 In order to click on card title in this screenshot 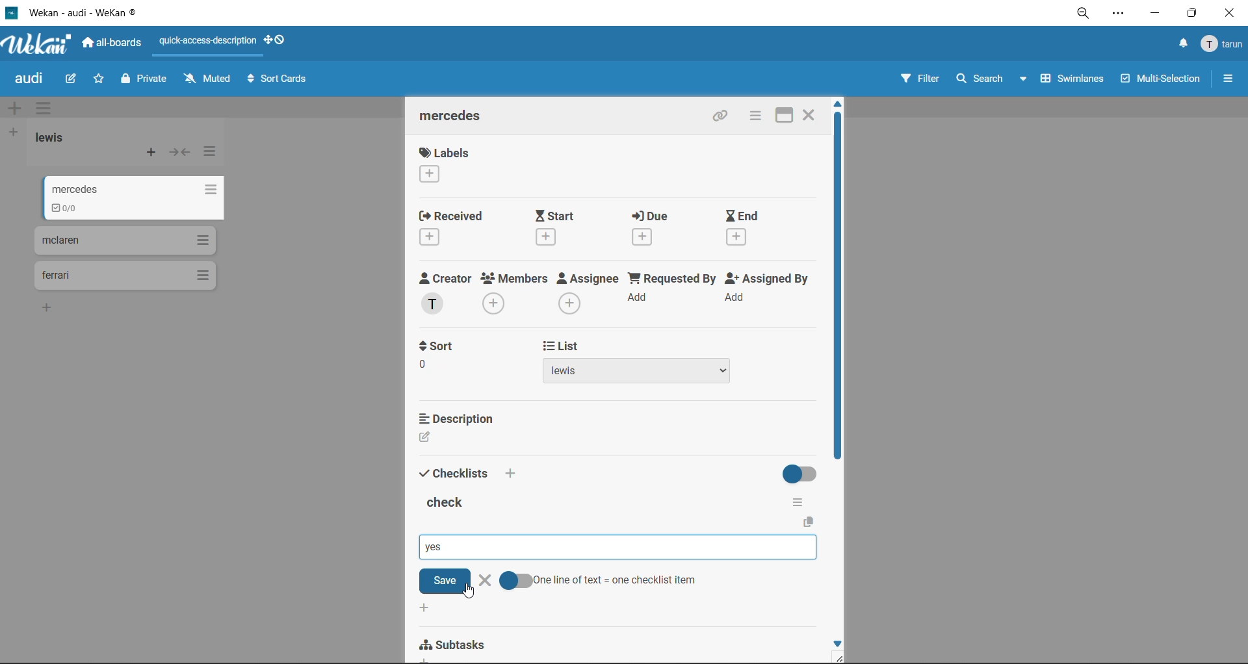, I will do `click(456, 118)`.